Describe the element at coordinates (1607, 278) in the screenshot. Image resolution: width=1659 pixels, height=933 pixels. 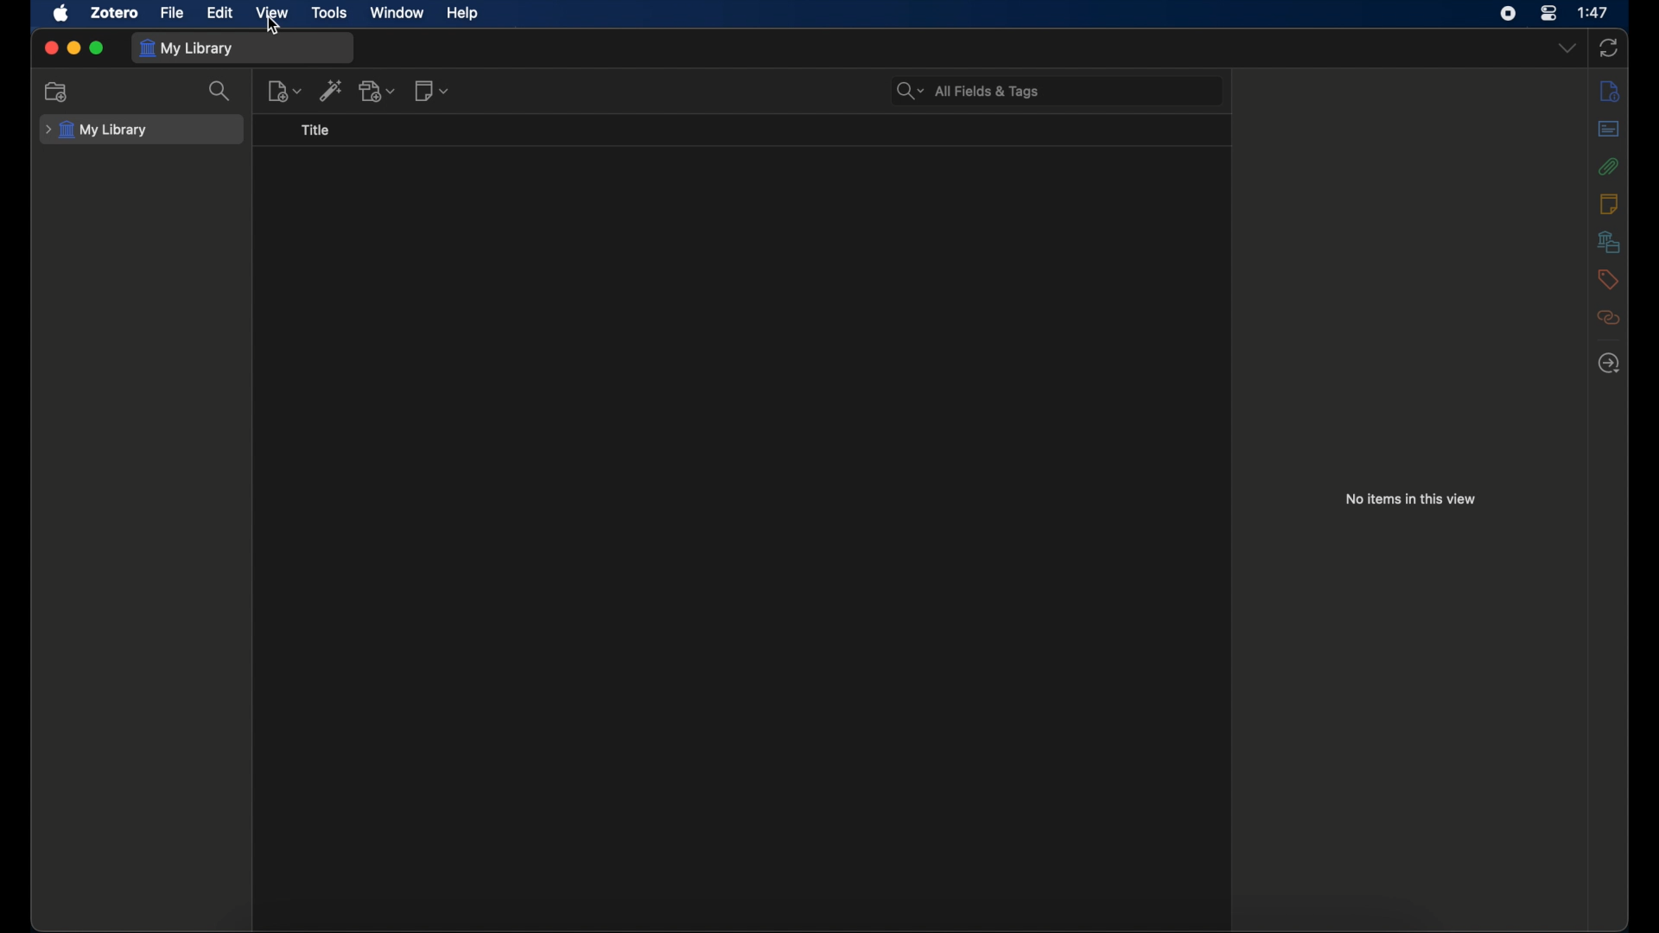
I see `tags` at that location.